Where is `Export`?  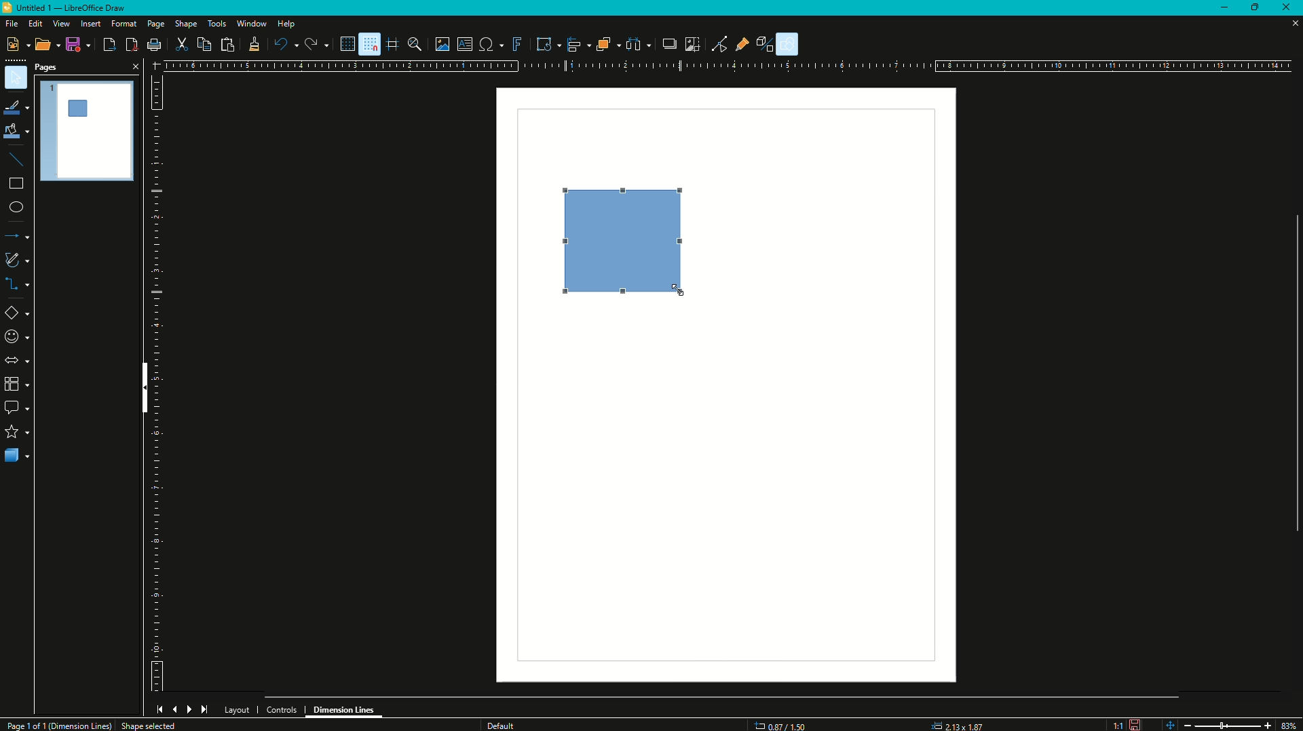 Export is located at coordinates (108, 45).